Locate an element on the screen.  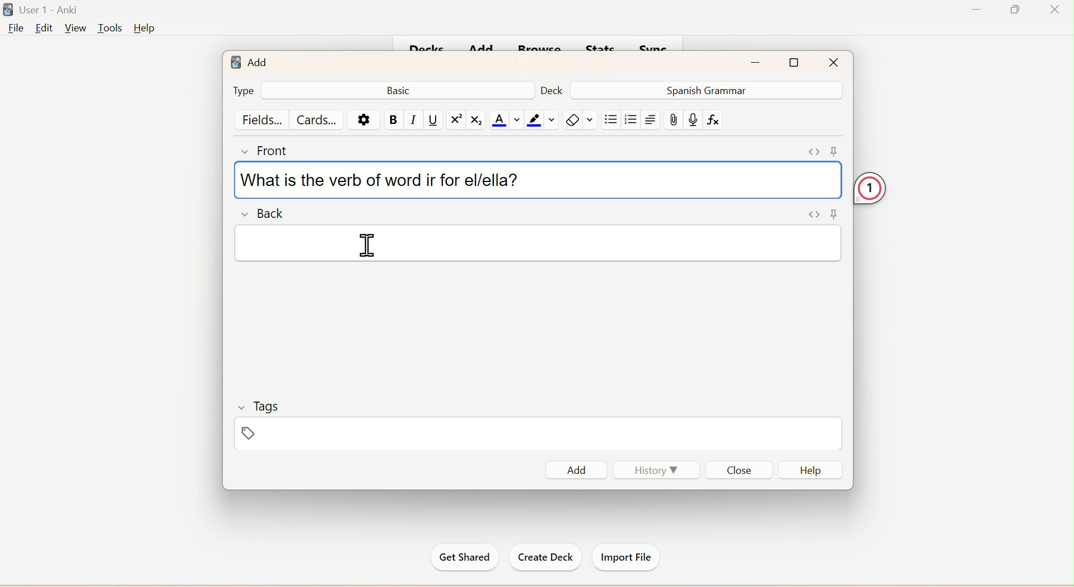
Unorgganised List is located at coordinates (611, 120).